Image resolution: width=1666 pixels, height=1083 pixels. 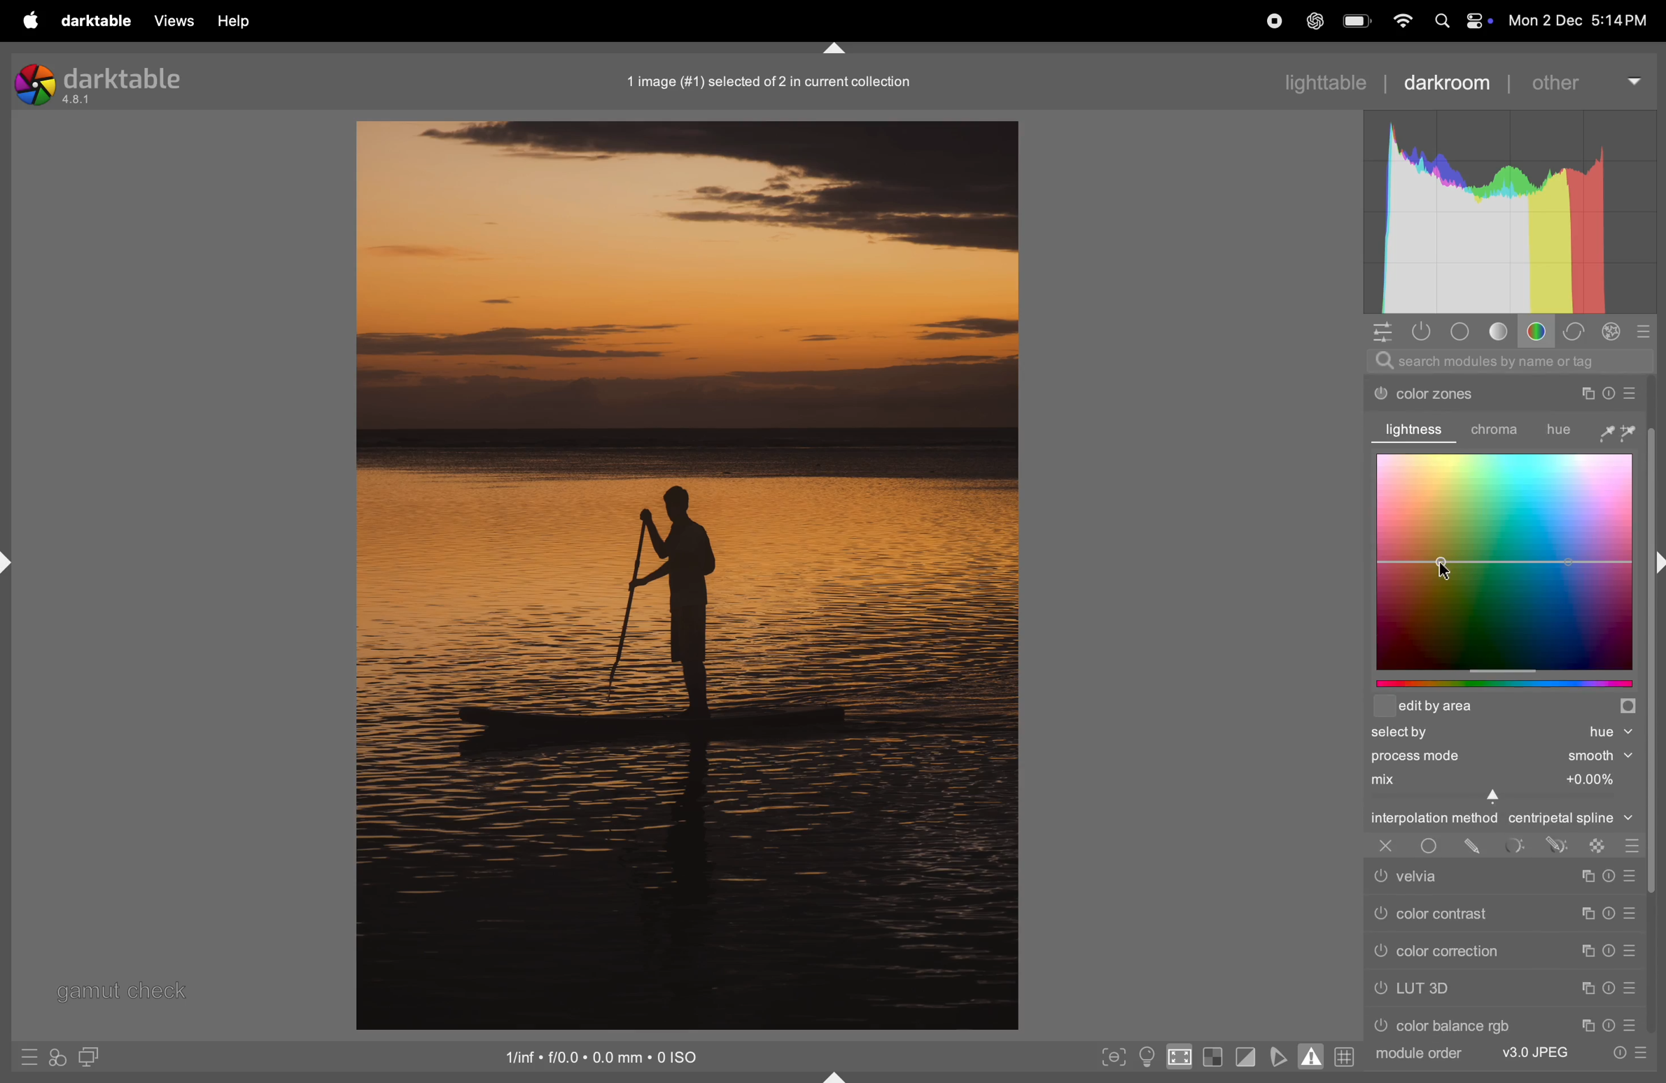 What do you see at coordinates (1459, 332) in the screenshot?
I see `` at bounding box center [1459, 332].